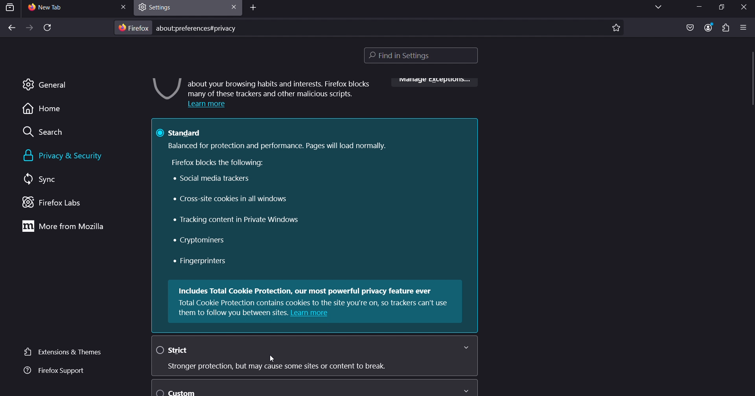 The height and width of the screenshot is (396, 755). Describe the element at coordinates (134, 28) in the screenshot. I see `firefox` at that location.